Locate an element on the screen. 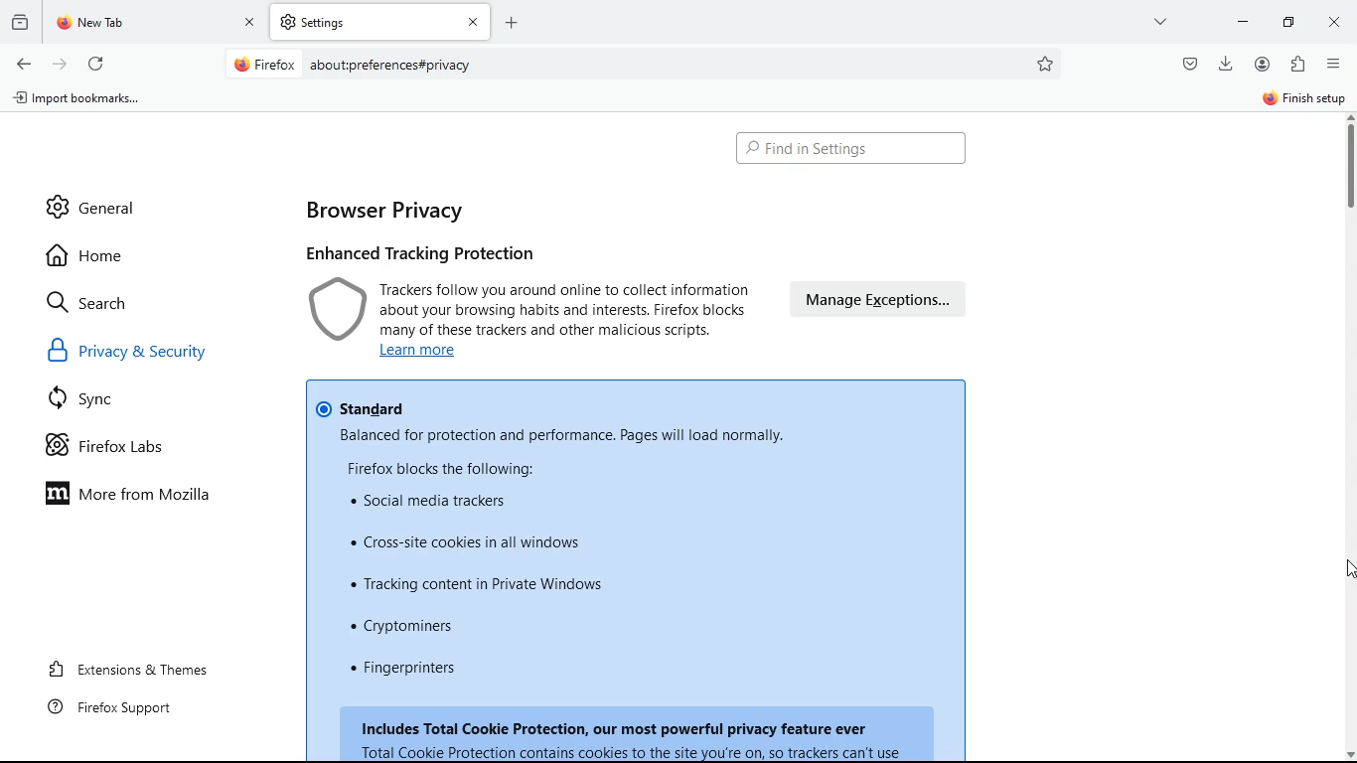 This screenshot has height=763, width=1357. Cursor is located at coordinates (1347, 569).